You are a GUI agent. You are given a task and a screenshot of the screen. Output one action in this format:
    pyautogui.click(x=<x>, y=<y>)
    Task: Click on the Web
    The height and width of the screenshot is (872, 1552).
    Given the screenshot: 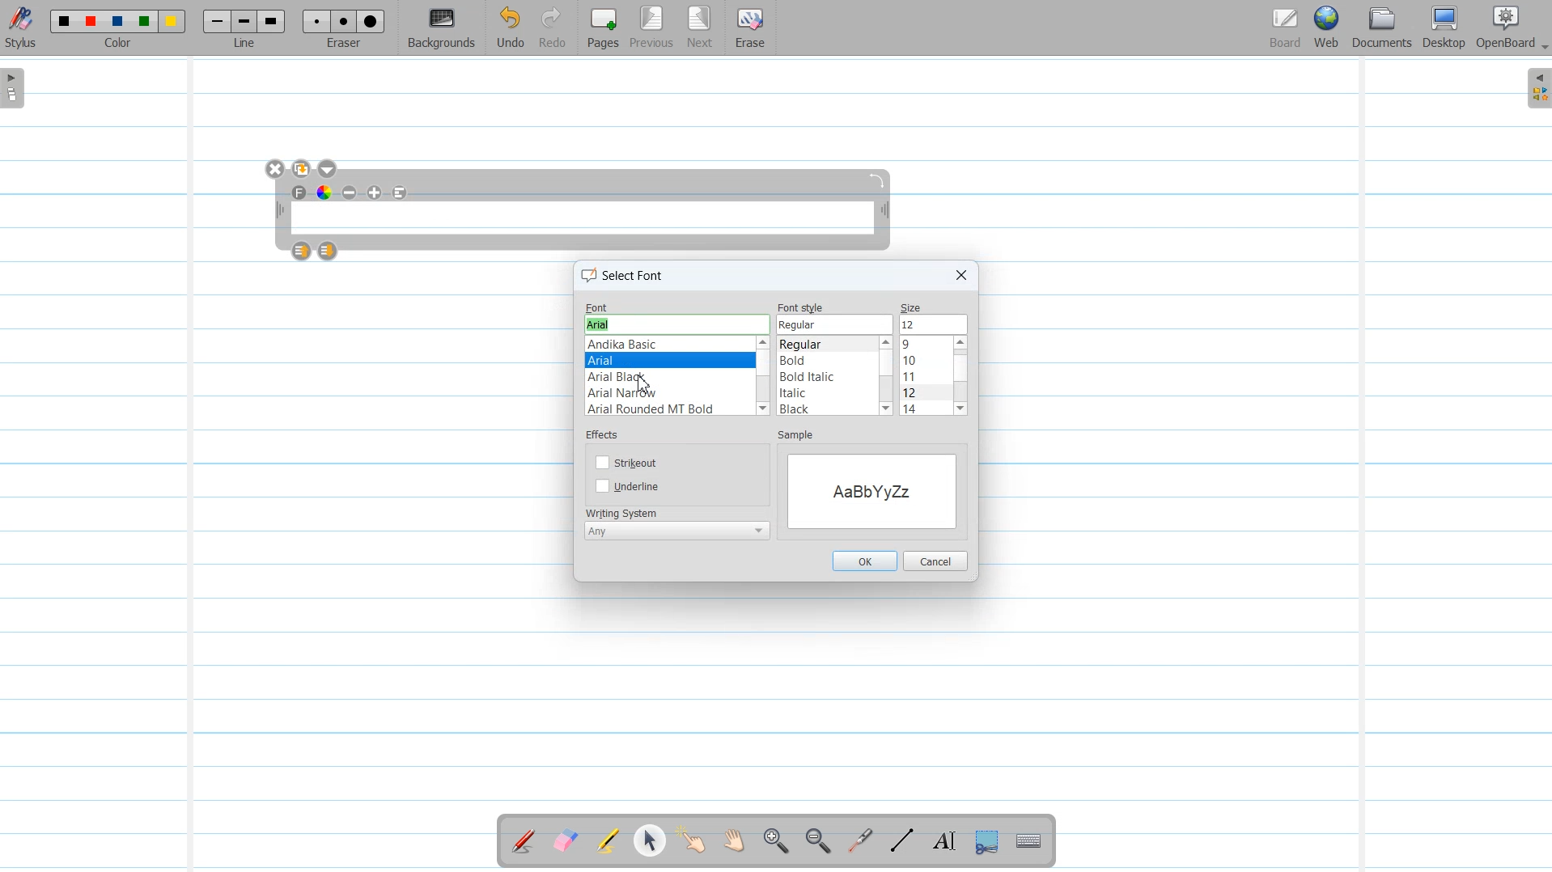 What is the action you would take?
    pyautogui.click(x=1328, y=28)
    